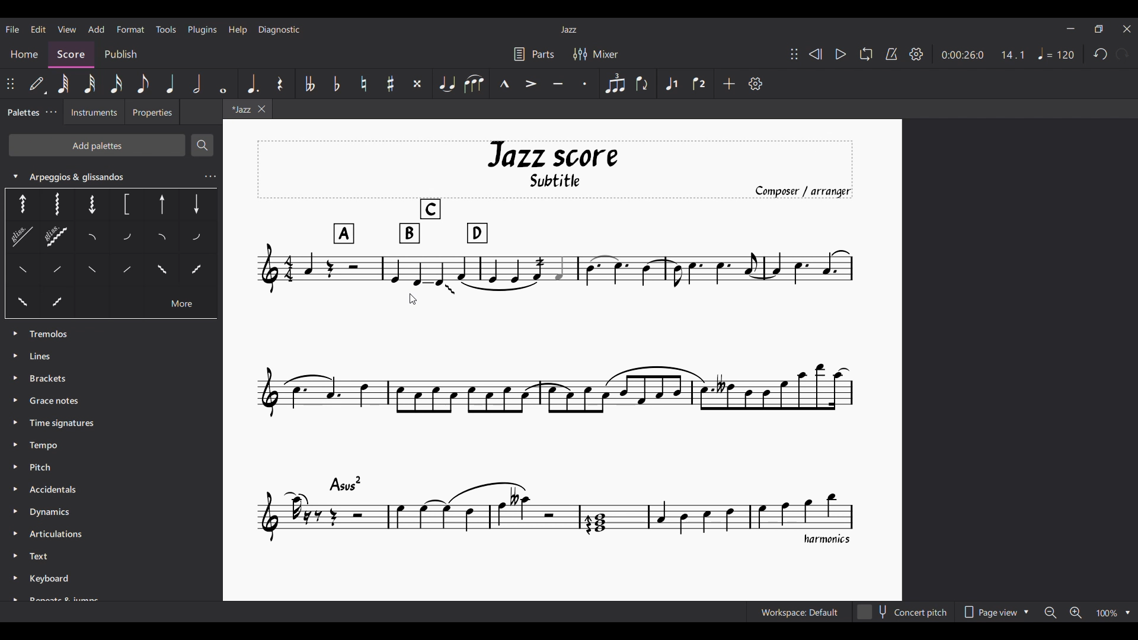  What do you see at coordinates (568, 30) in the screenshot?
I see `Title of current score` at bounding box center [568, 30].